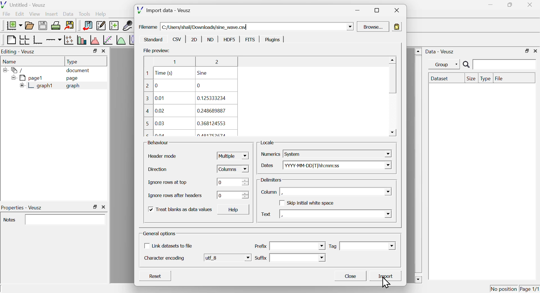  What do you see at coordinates (22, 208) in the screenshot?
I see `Properties - veusz` at bounding box center [22, 208].